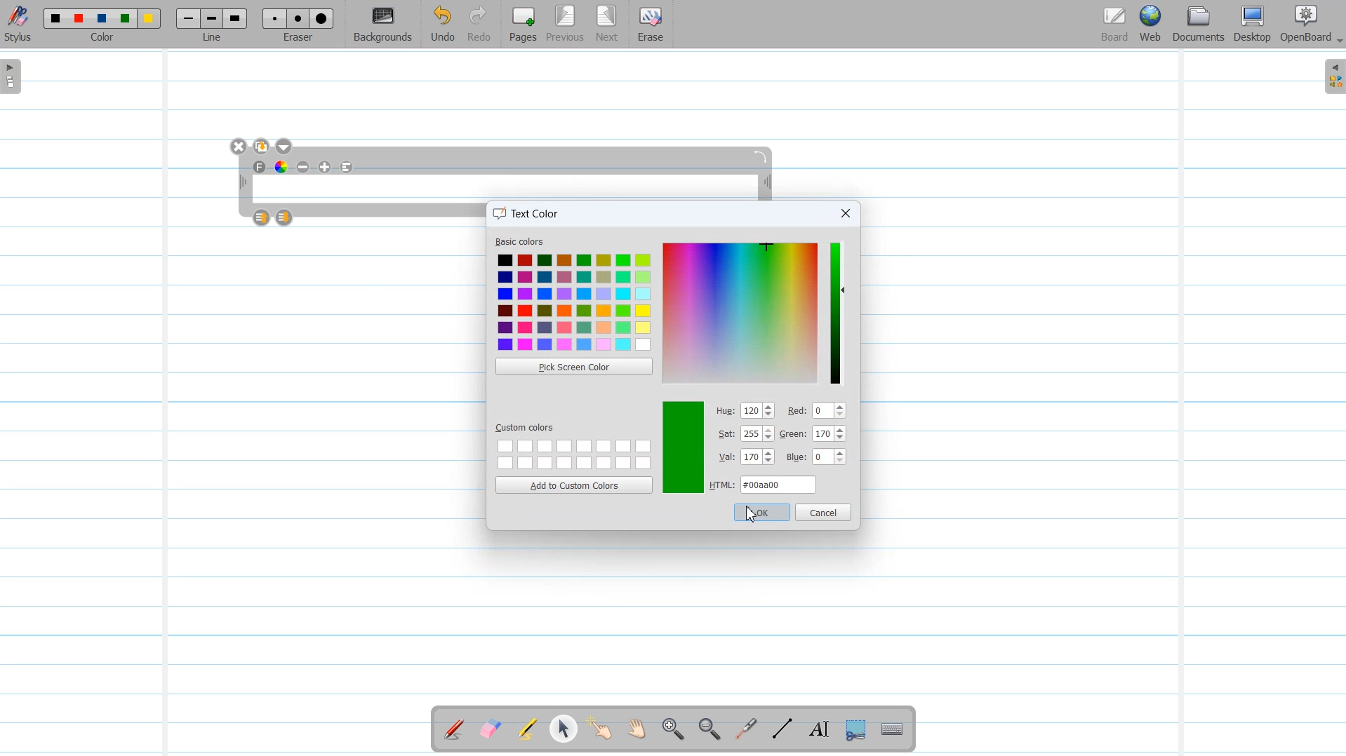  I want to click on Document, so click(1200, 24).